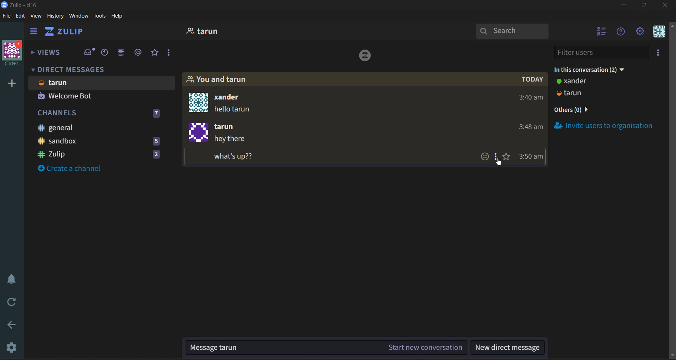  What do you see at coordinates (665, 6) in the screenshot?
I see `close` at bounding box center [665, 6].